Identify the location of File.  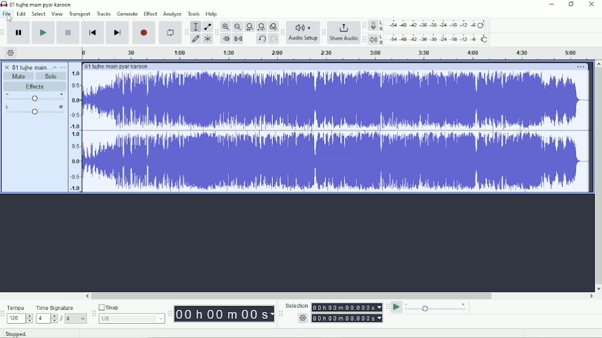
(7, 14).